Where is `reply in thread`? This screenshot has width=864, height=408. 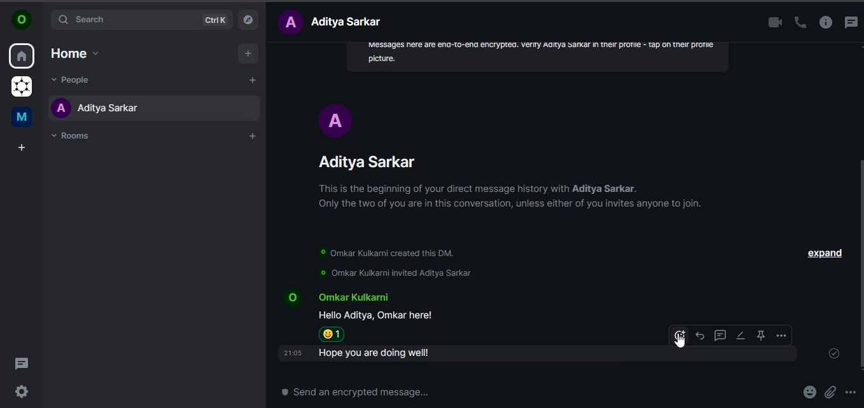
reply in thread is located at coordinates (719, 334).